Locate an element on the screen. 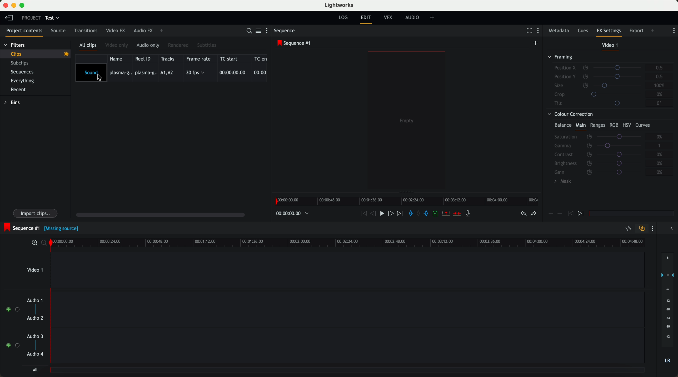  undo is located at coordinates (523, 215).